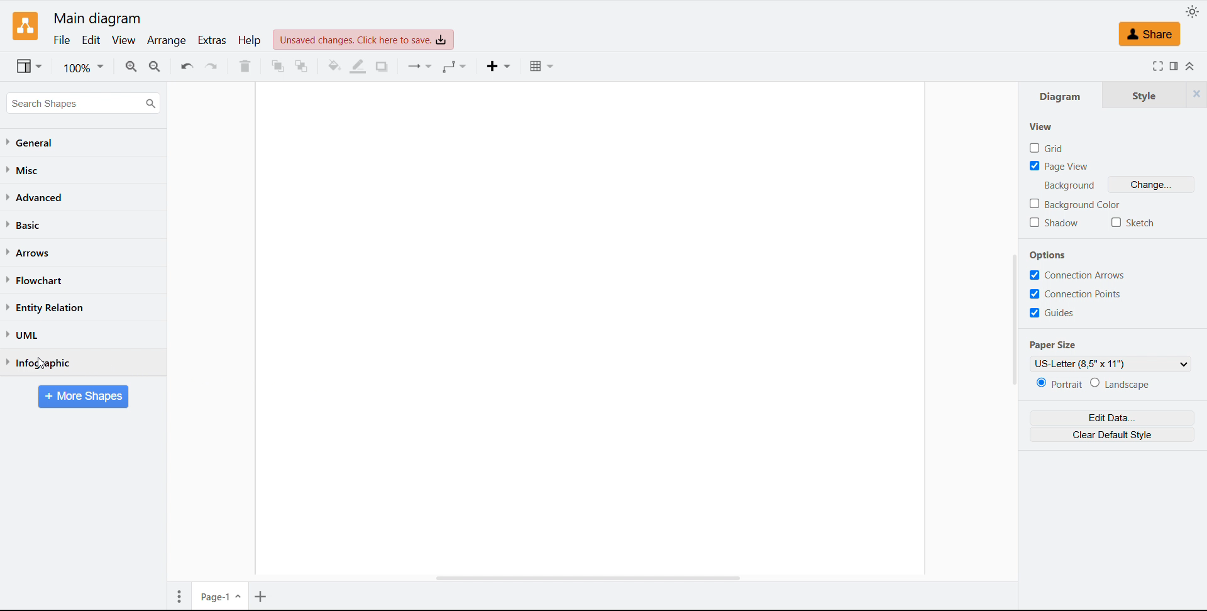 The height and width of the screenshot is (611, 1207). I want to click on connection arrows , so click(1079, 275).